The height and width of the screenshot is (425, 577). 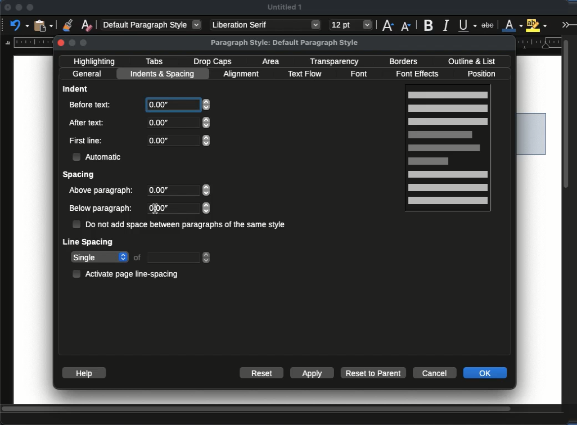 What do you see at coordinates (179, 123) in the screenshot?
I see `0.00` at bounding box center [179, 123].